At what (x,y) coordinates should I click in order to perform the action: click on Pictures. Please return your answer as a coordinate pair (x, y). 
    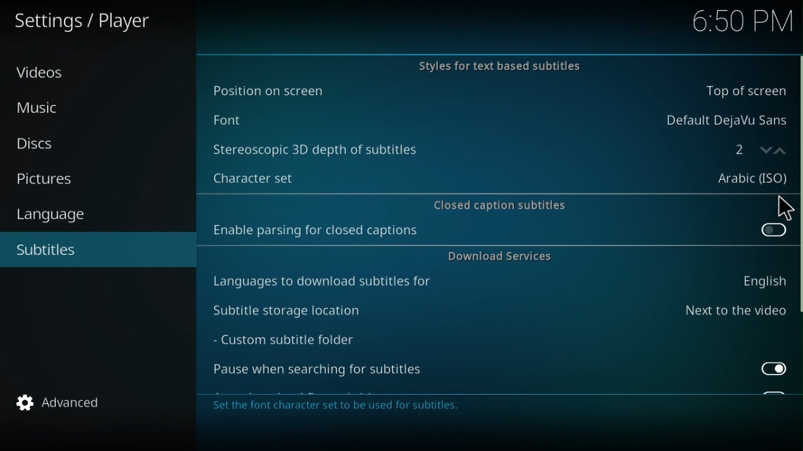
    Looking at the image, I should click on (47, 178).